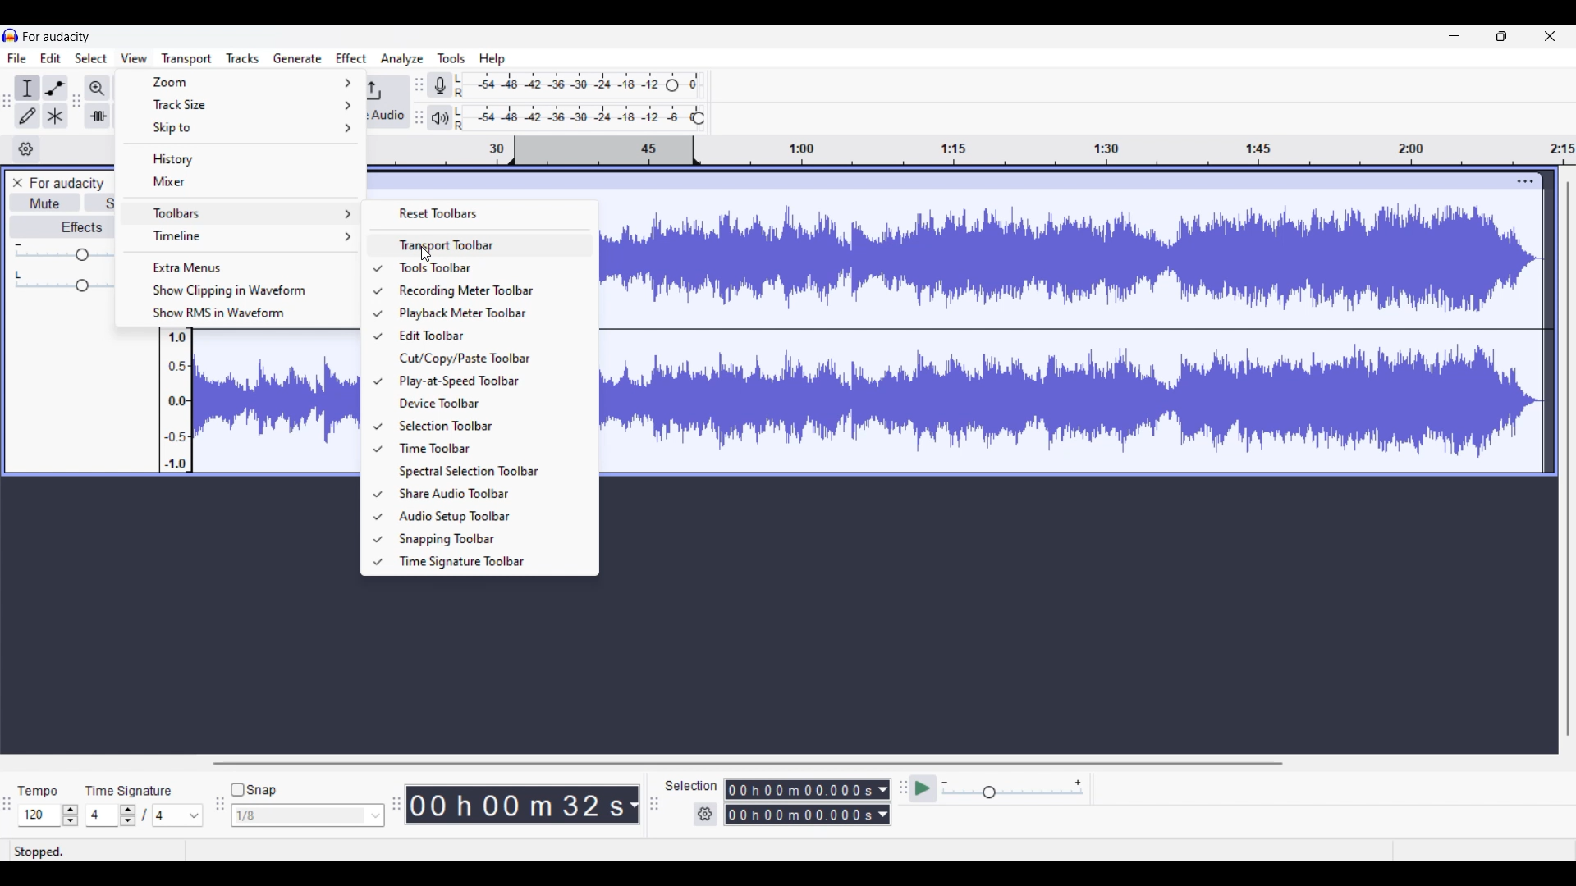 The width and height of the screenshot is (1576, 886). I want to click on Indicates toolbar has been selected, so click(377, 415).